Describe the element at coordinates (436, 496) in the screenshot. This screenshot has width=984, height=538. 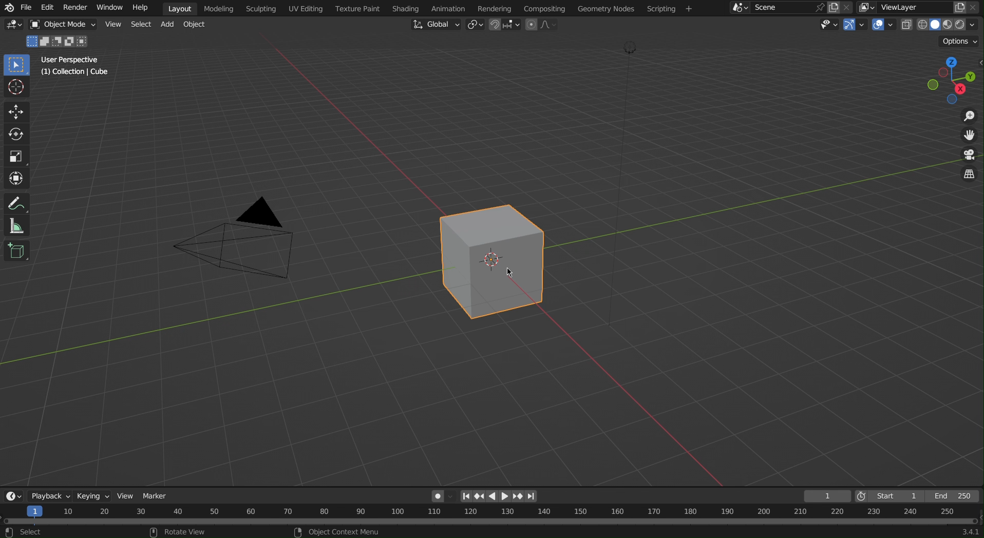
I see `Auto Keying` at that location.